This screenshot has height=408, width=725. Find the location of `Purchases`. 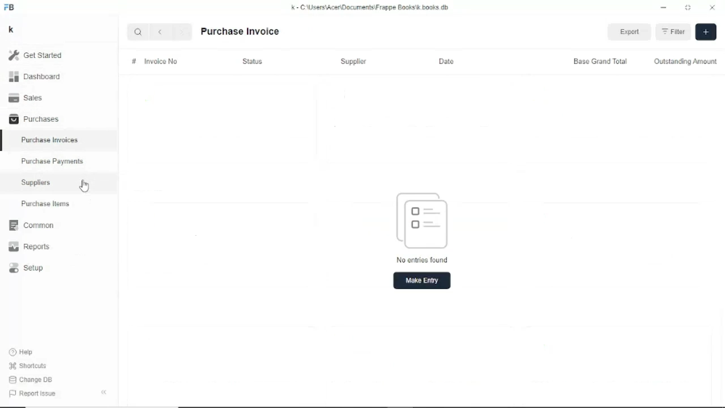

Purchases is located at coordinates (33, 120).